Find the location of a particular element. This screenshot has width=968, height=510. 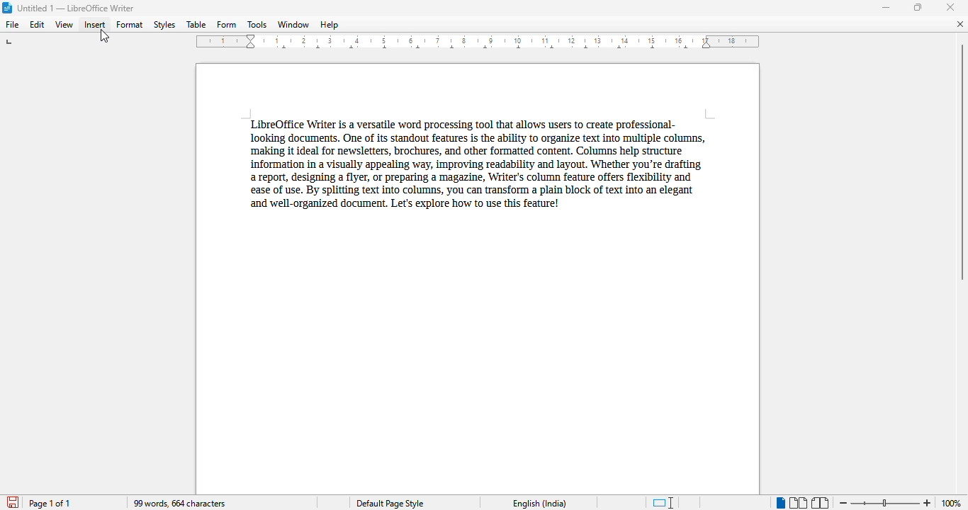

English (India) is located at coordinates (540, 504).